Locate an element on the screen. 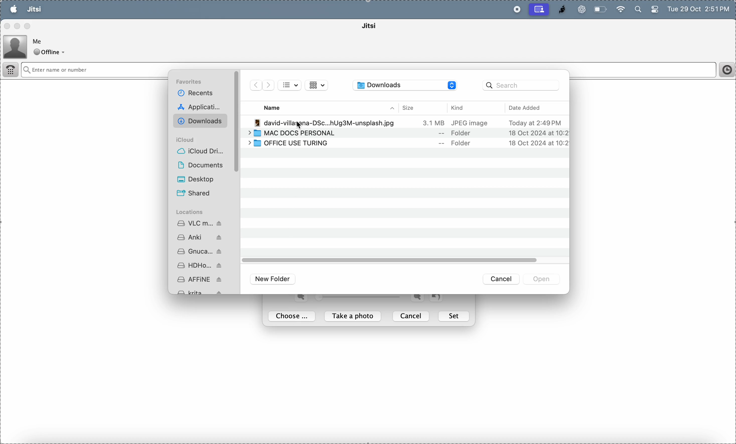 Image resolution: width=736 pixels, height=444 pixels. file is located at coordinates (57, 9).